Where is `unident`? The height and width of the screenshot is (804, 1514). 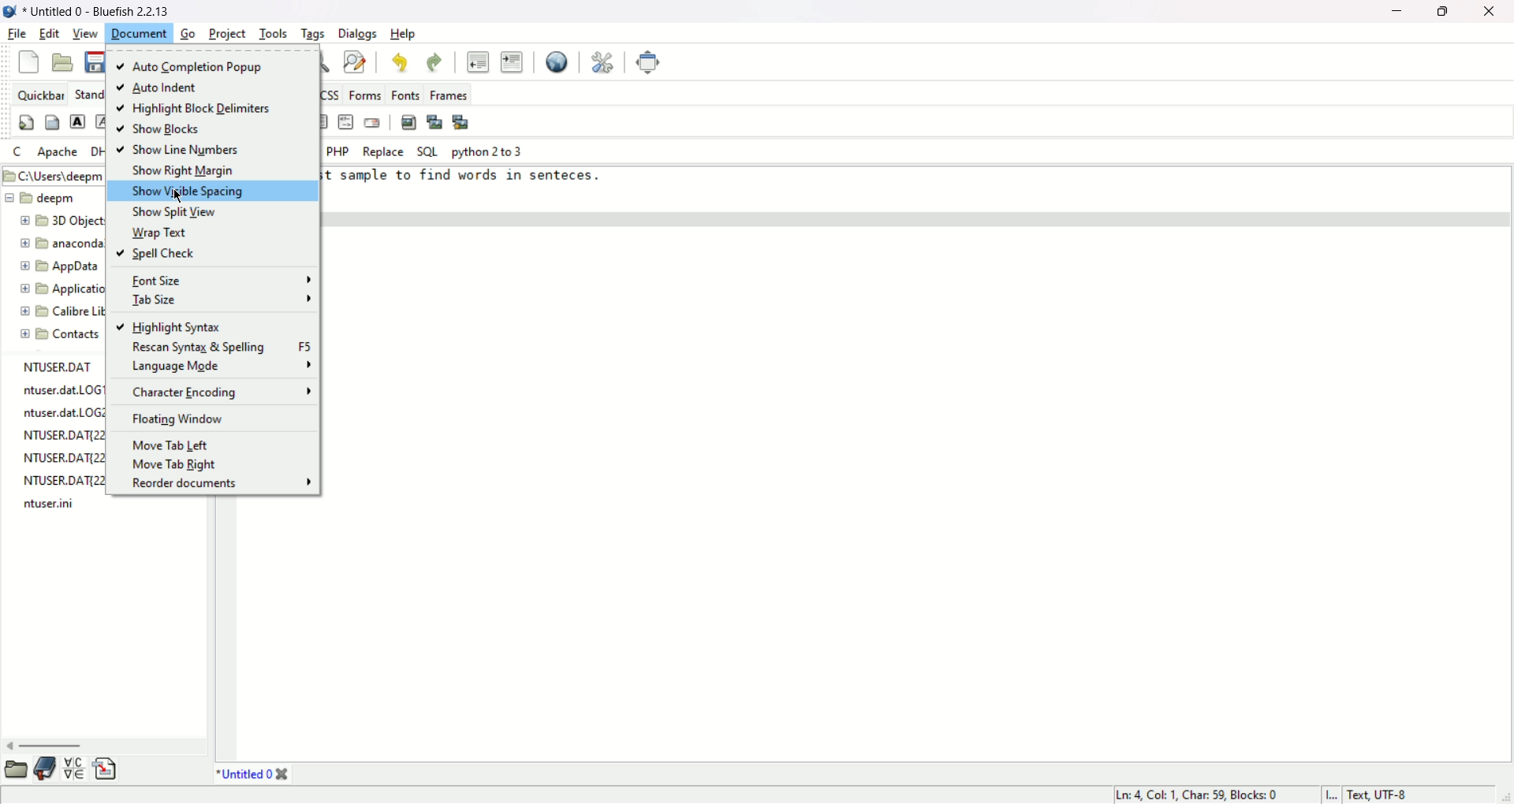
unident is located at coordinates (478, 61).